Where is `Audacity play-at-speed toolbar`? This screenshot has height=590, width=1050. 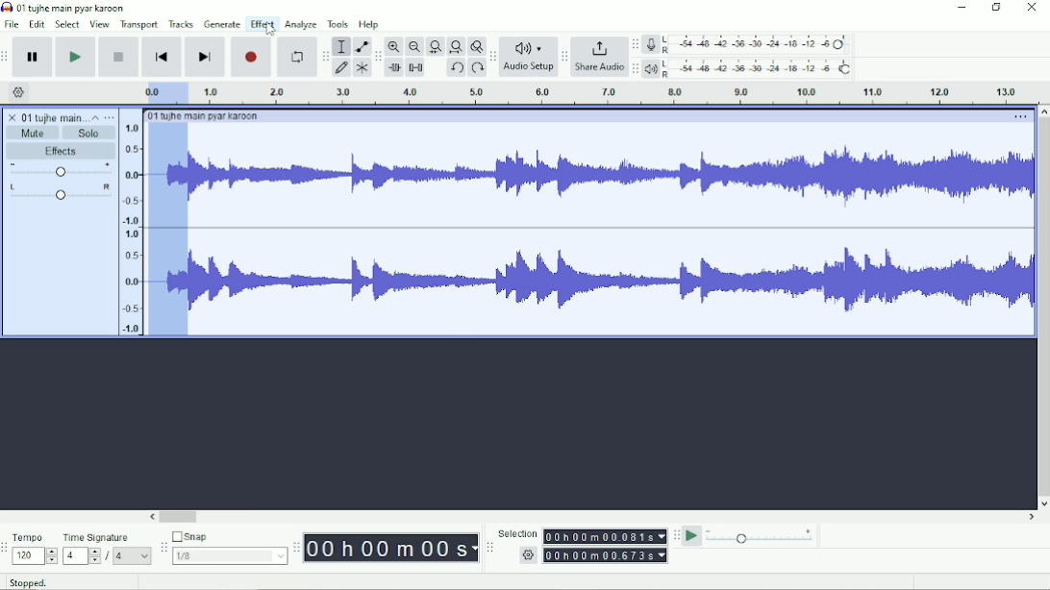 Audacity play-at-speed toolbar is located at coordinates (675, 535).